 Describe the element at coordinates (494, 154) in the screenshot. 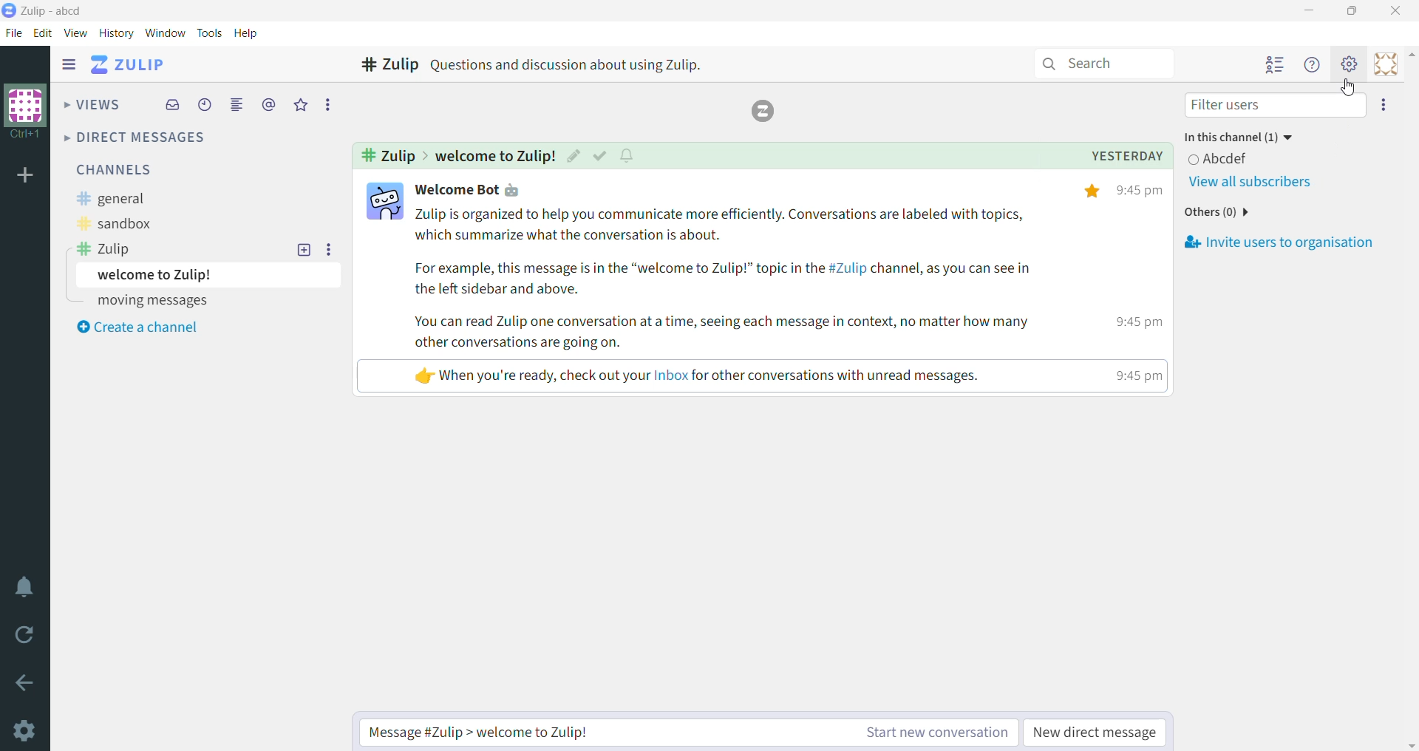

I see `Message Topic` at that location.